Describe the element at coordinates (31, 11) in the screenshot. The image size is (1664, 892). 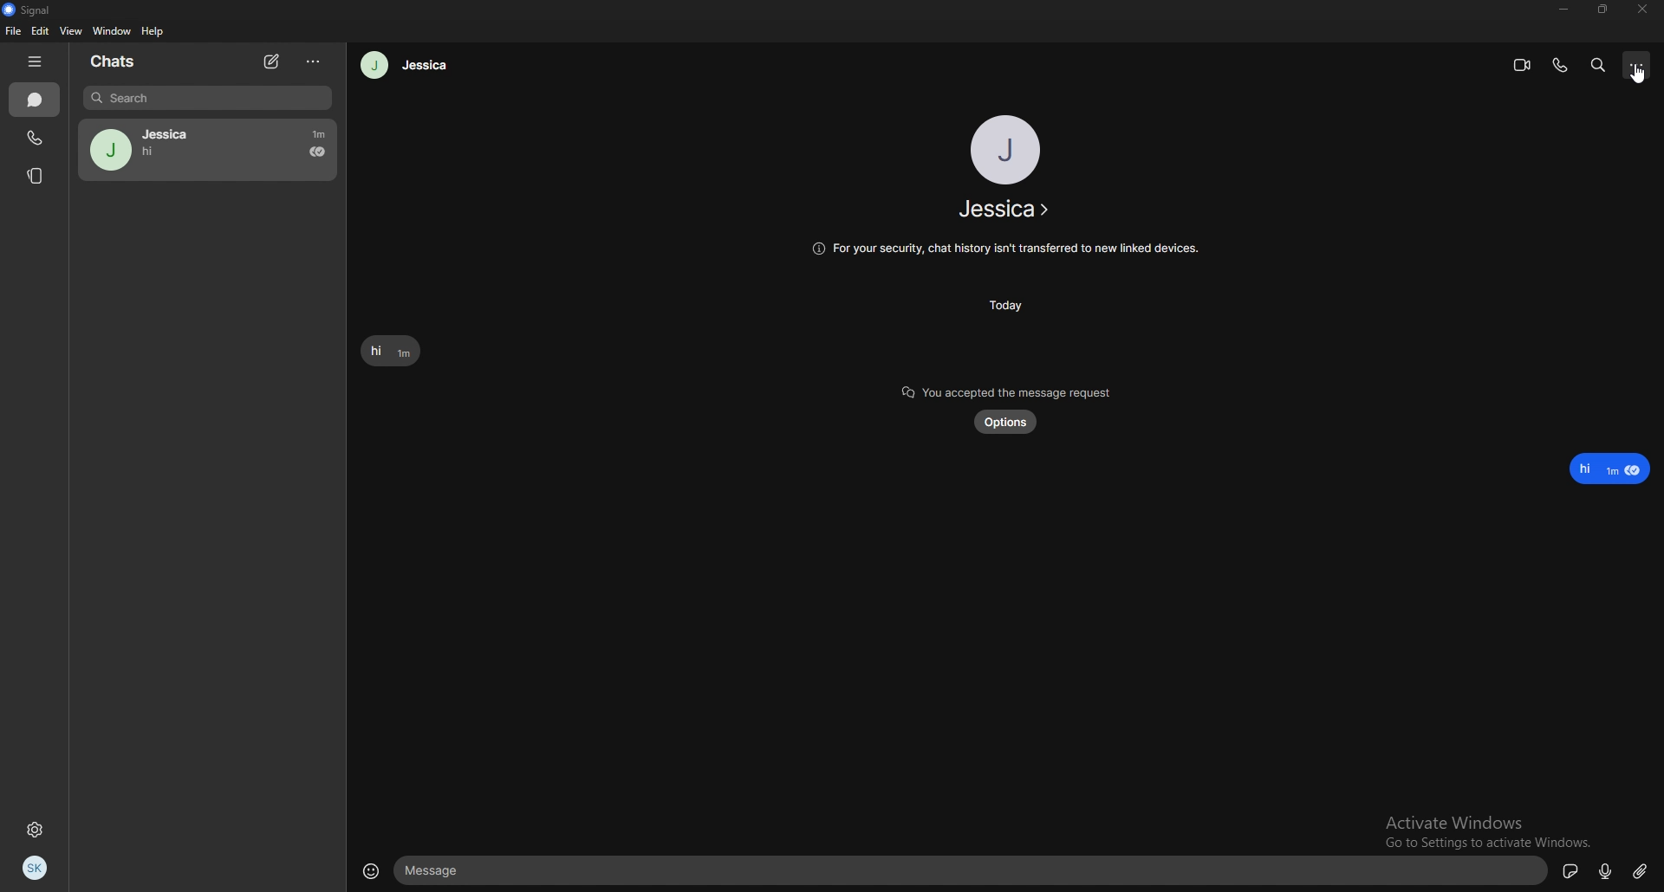
I see `signal` at that location.